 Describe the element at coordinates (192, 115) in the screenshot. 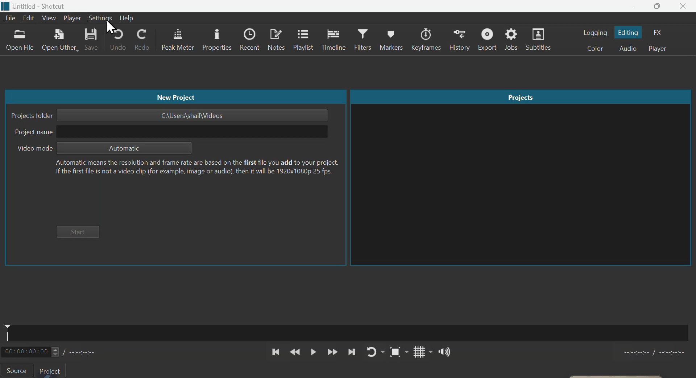

I see `C:\Users\shail\Videos` at that location.